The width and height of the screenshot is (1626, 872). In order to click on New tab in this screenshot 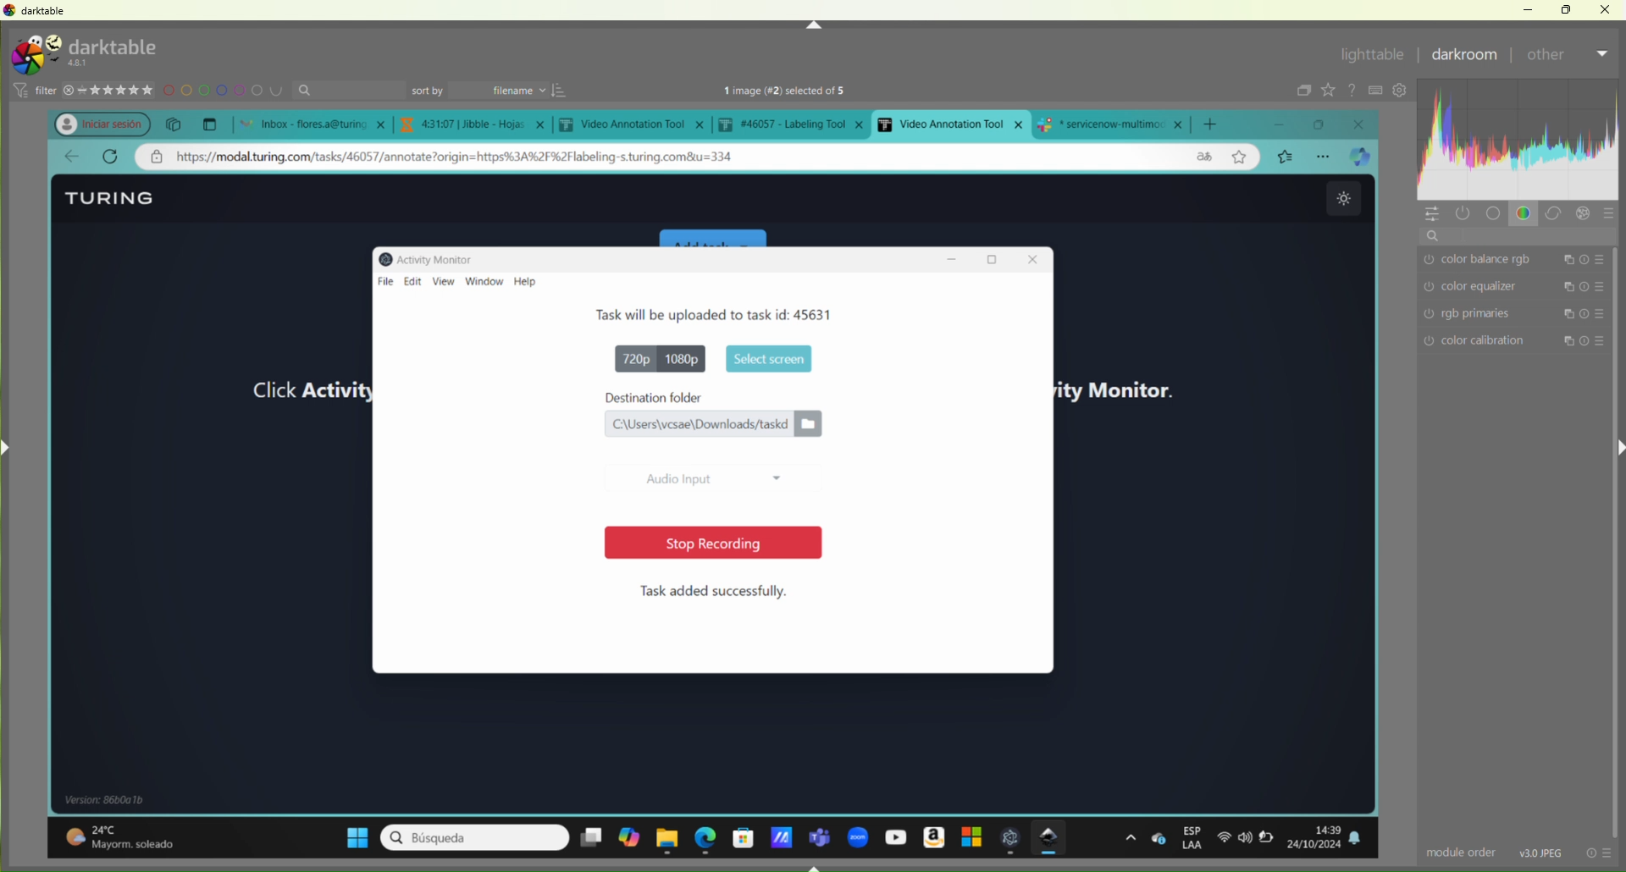, I will do `click(209, 123)`.